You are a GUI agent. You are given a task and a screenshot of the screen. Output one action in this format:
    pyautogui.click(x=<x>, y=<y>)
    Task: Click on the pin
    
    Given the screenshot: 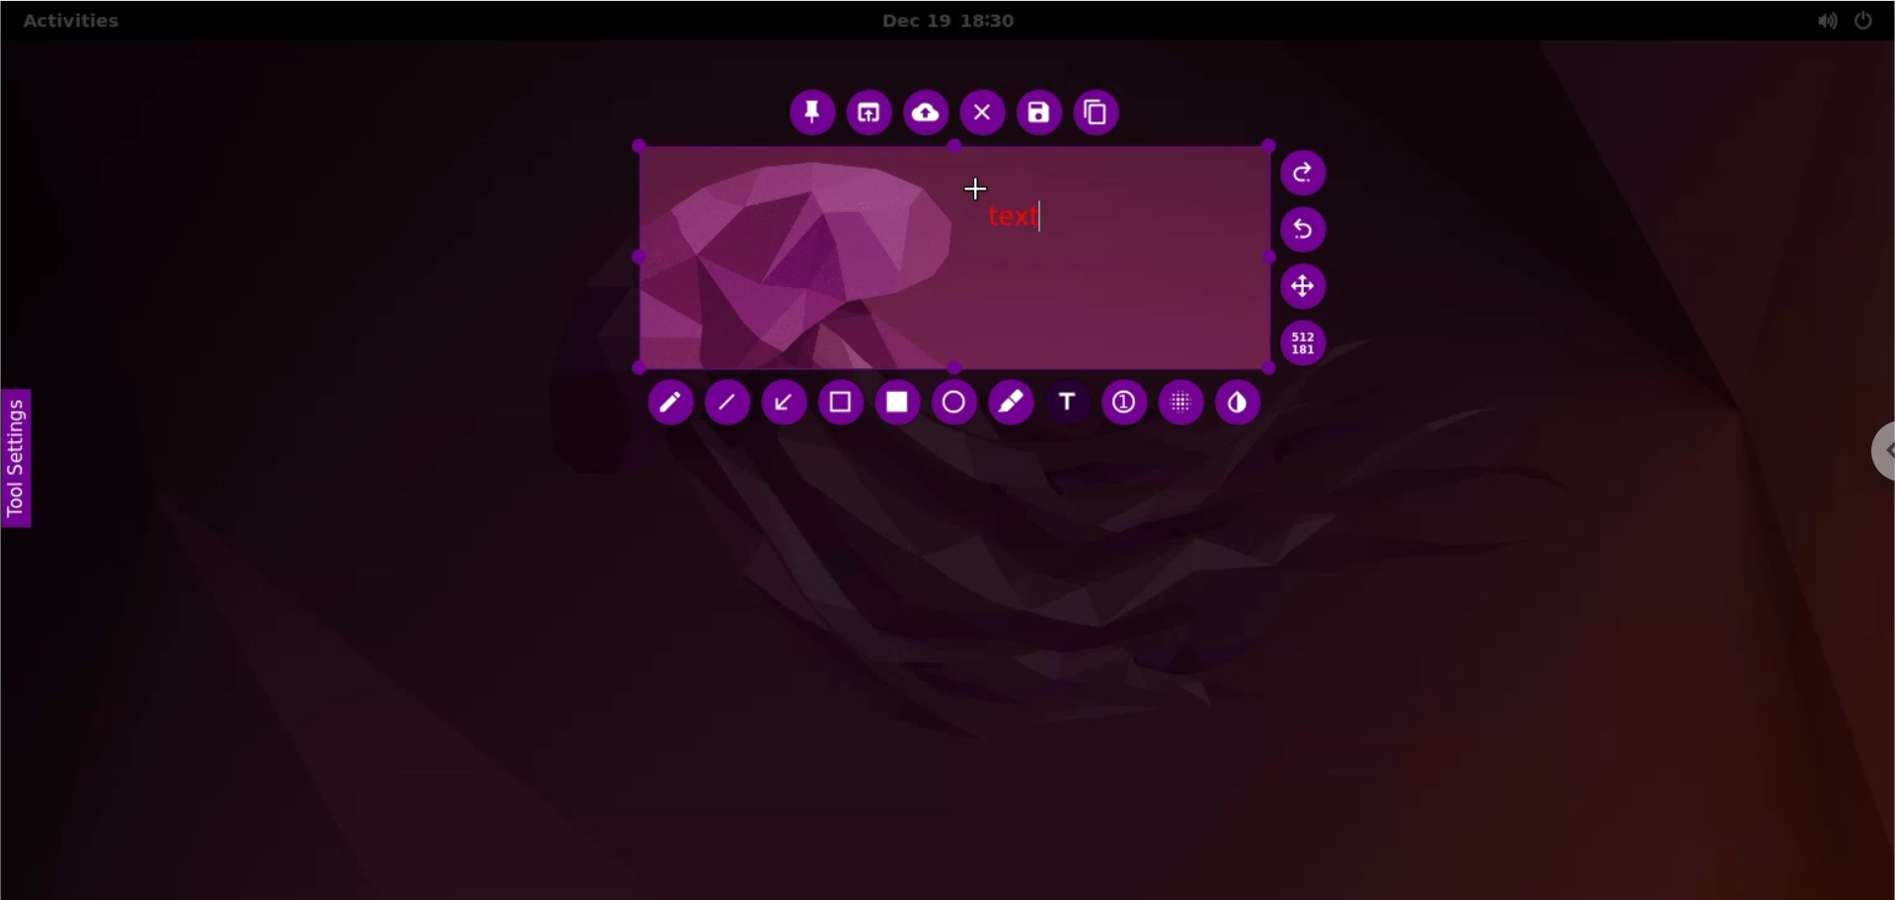 What is the action you would take?
    pyautogui.click(x=814, y=114)
    